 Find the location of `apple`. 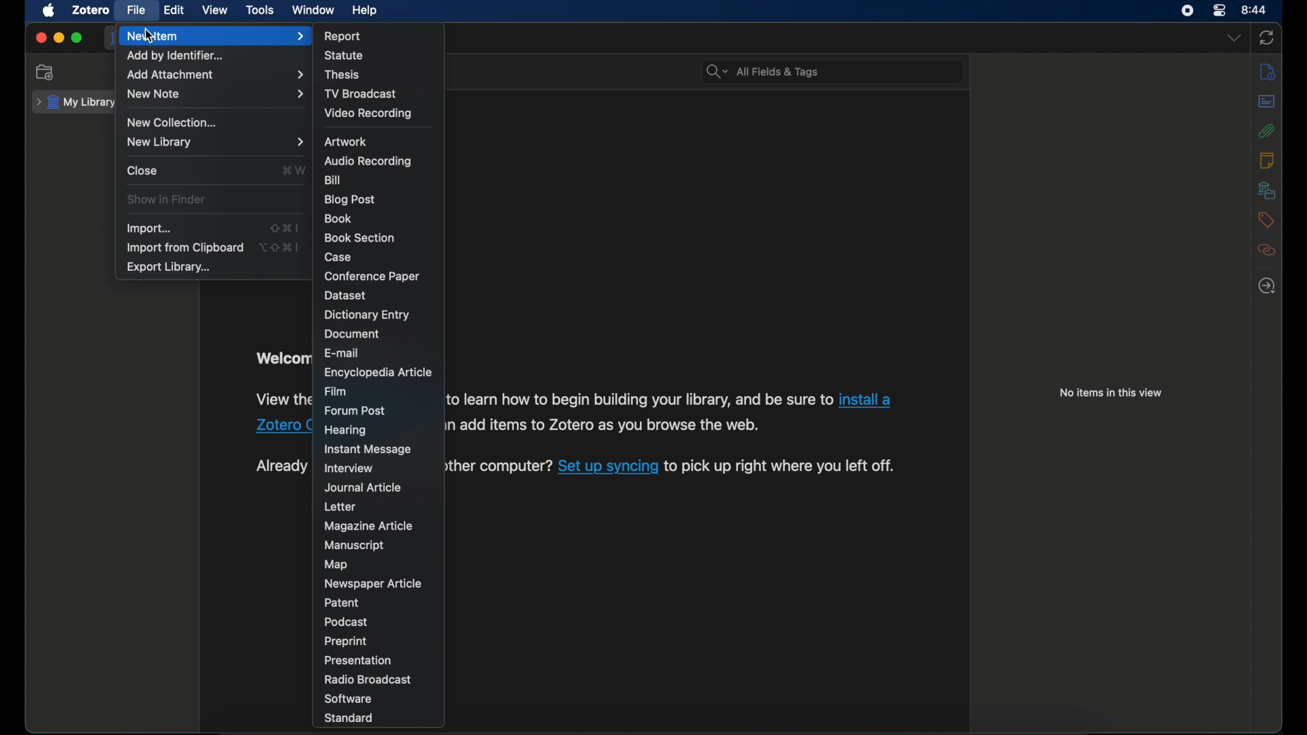

apple is located at coordinates (49, 11).